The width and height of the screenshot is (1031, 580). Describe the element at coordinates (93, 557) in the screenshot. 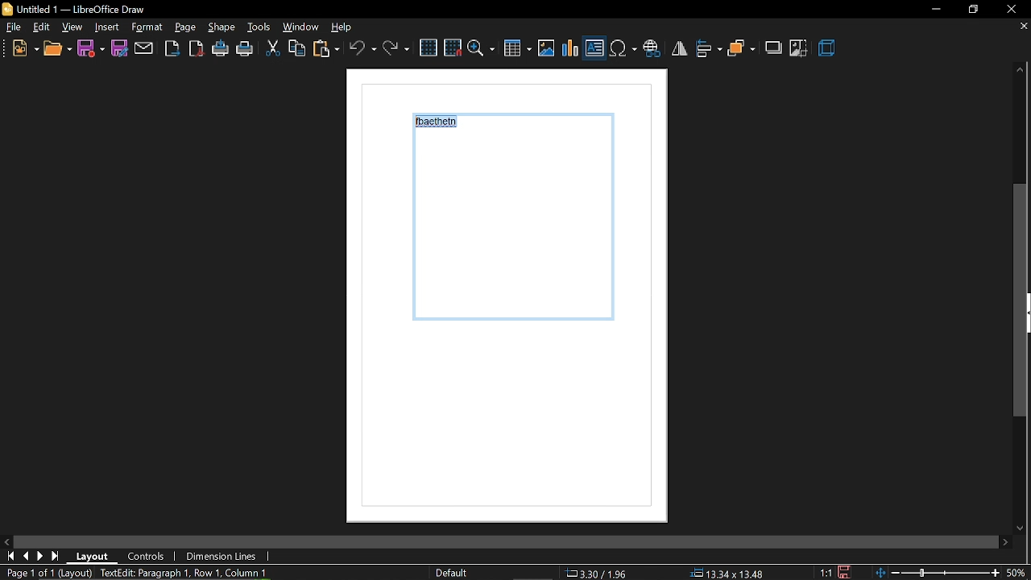

I see `layout` at that location.